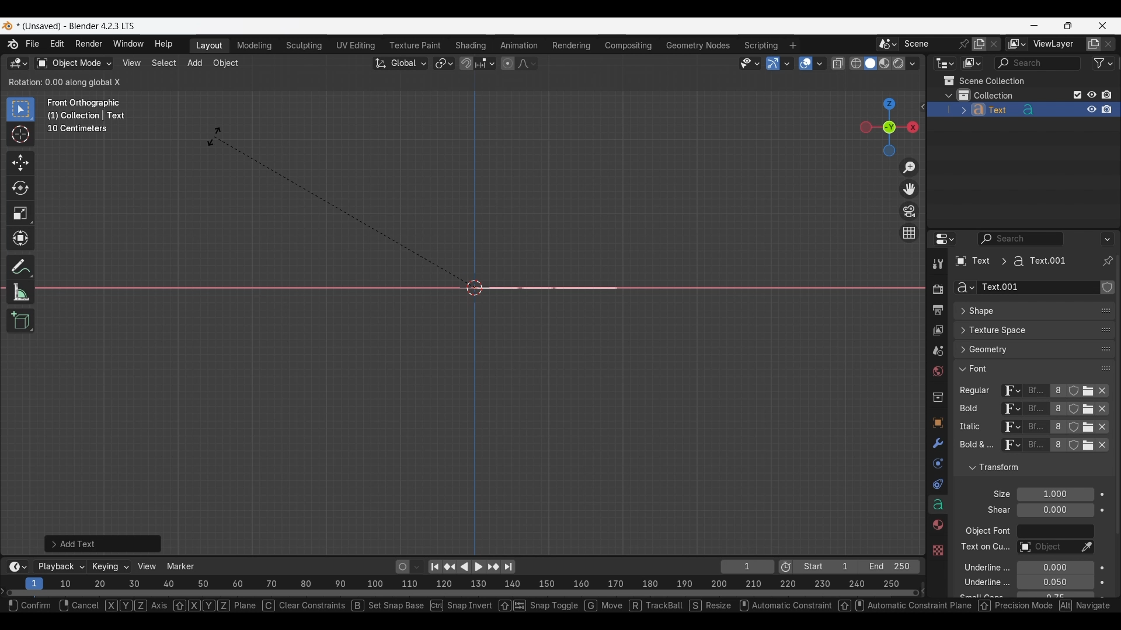 The height and width of the screenshot is (630, 1121). What do you see at coordinates (979, 44) in the screenshot?
I see `Add new scene` at bounding box center [979, 44].